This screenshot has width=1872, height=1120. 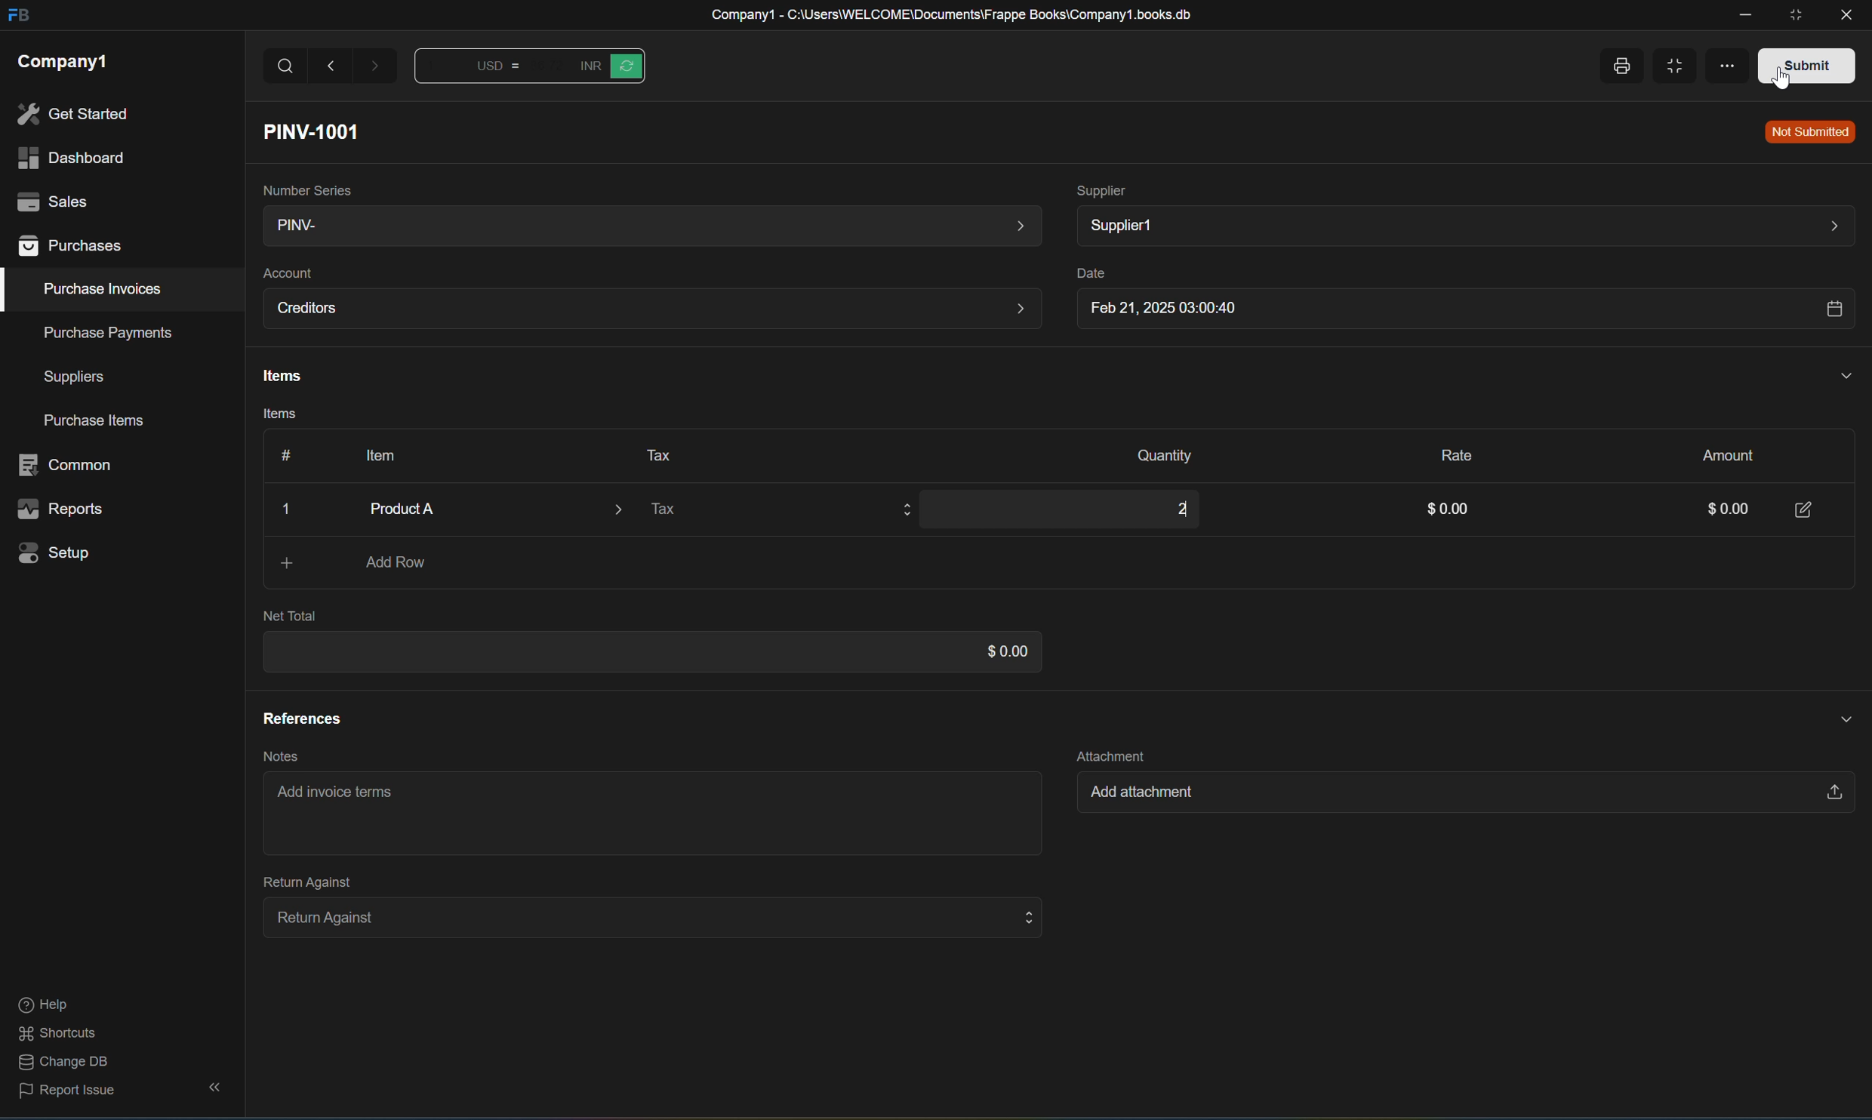 What do you see at coordinates (290, 510) in the screenshot?
I see `Close` at bounding box center [290, 510].